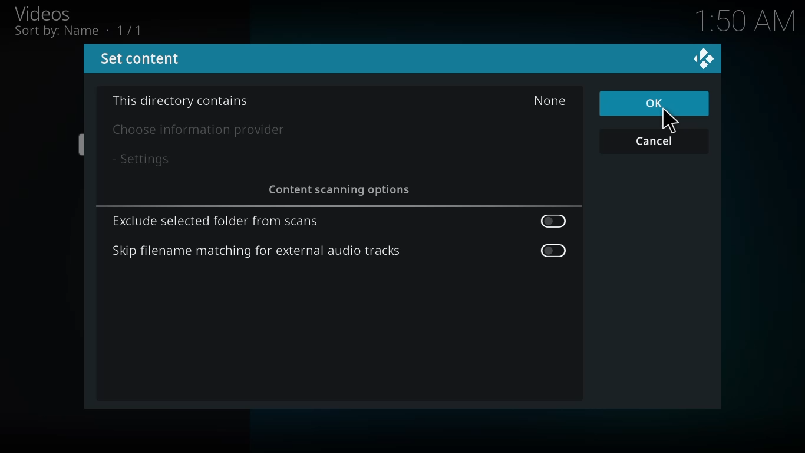 This screenshot has height=453, width=805. What do you see at coordinates (143, 160) in the screenshot?
I see `settings` at bounding box center [143, 160].